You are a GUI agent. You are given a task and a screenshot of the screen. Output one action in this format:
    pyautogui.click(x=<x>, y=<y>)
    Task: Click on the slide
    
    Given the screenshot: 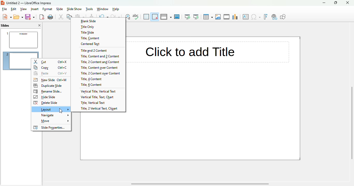 What is the action you would take?
    pyautogui.click(x=60, y=9)
    